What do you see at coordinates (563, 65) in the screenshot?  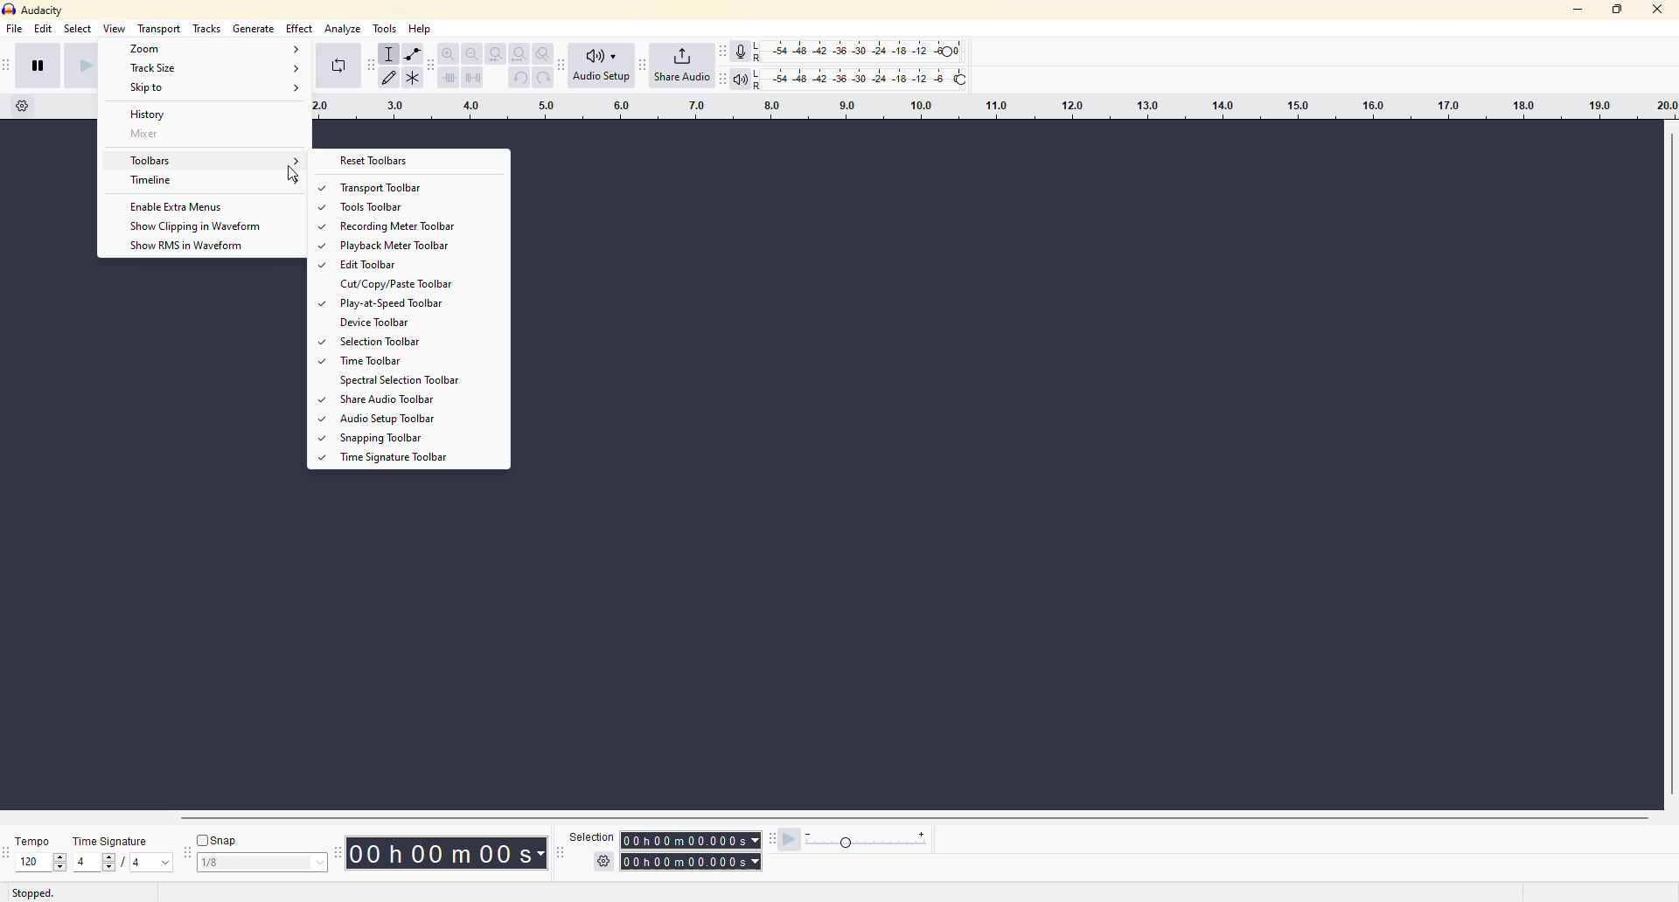 I see `audacity audio setup toolbar` at bounding box center [563, 65].